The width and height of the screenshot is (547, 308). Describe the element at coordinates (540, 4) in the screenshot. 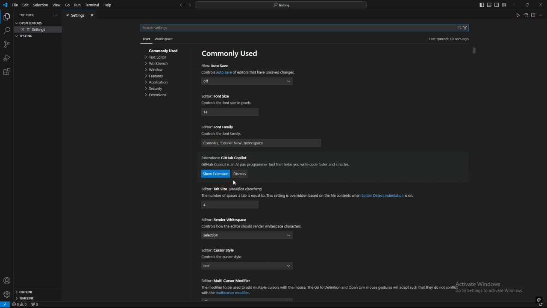

I see `close` at that location.